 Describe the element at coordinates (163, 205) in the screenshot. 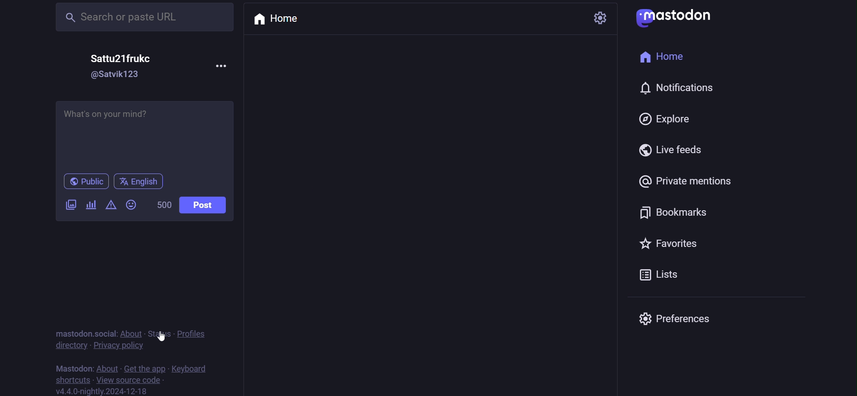

I see `word limit` at that location.